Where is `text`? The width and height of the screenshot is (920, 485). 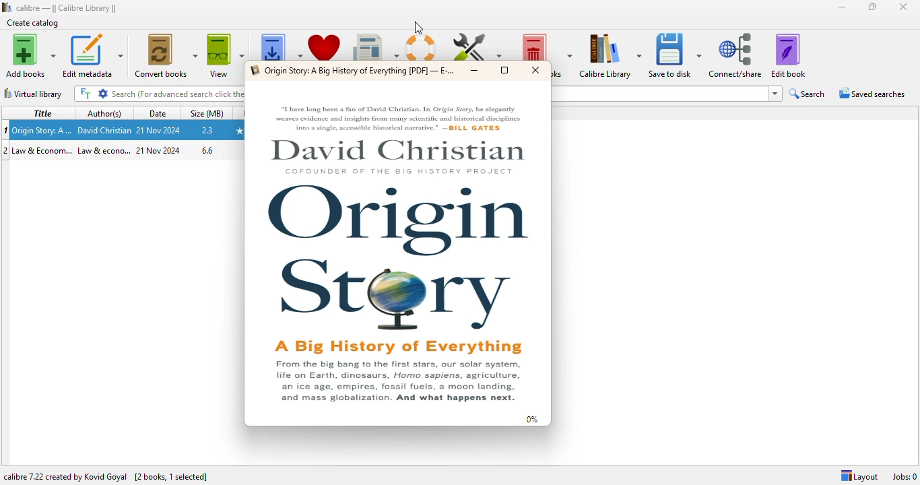
text is located at coordinates (397, 381).